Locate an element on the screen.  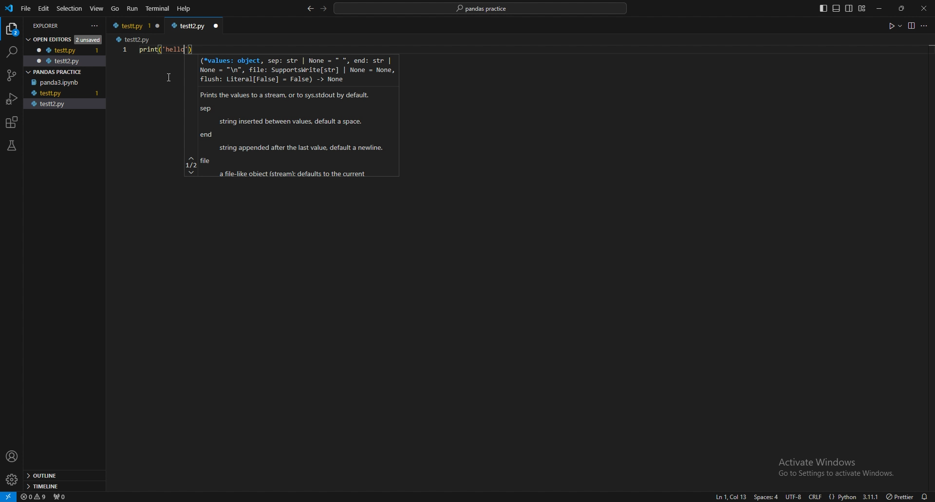
run and debug is located at coordinates (13, 99).